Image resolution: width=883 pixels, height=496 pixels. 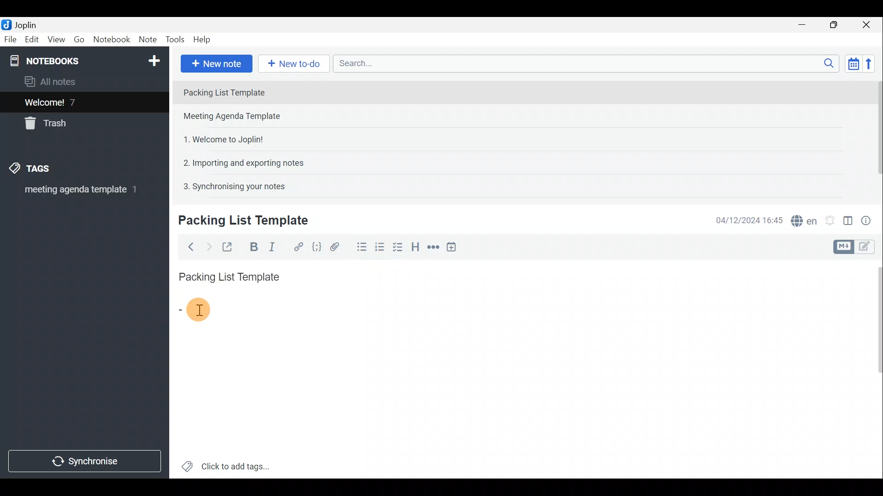 I want to click on Bulleted list, so click(x=360, y=248).